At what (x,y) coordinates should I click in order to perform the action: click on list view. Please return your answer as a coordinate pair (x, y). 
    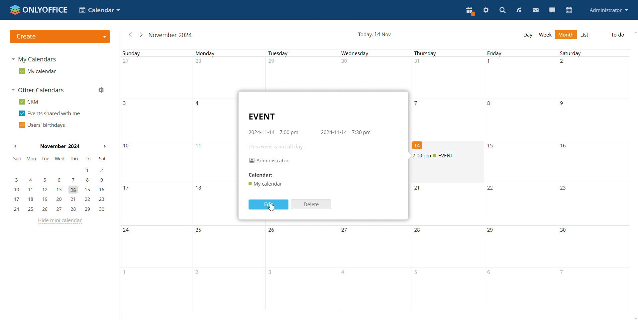
    Looking at the image, I should click on (585, 35).